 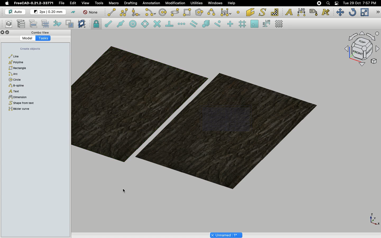 I want to click on Windows, so click(x=216, y=4).